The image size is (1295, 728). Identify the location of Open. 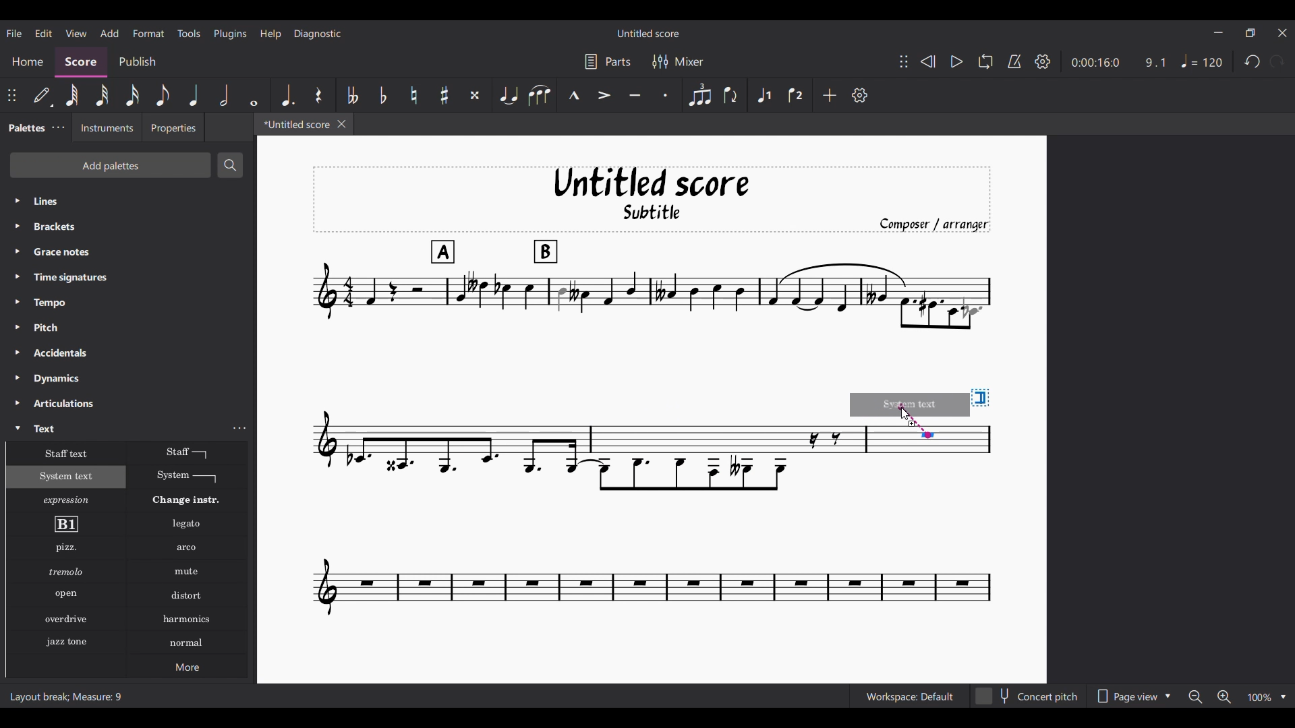
(66, 595).